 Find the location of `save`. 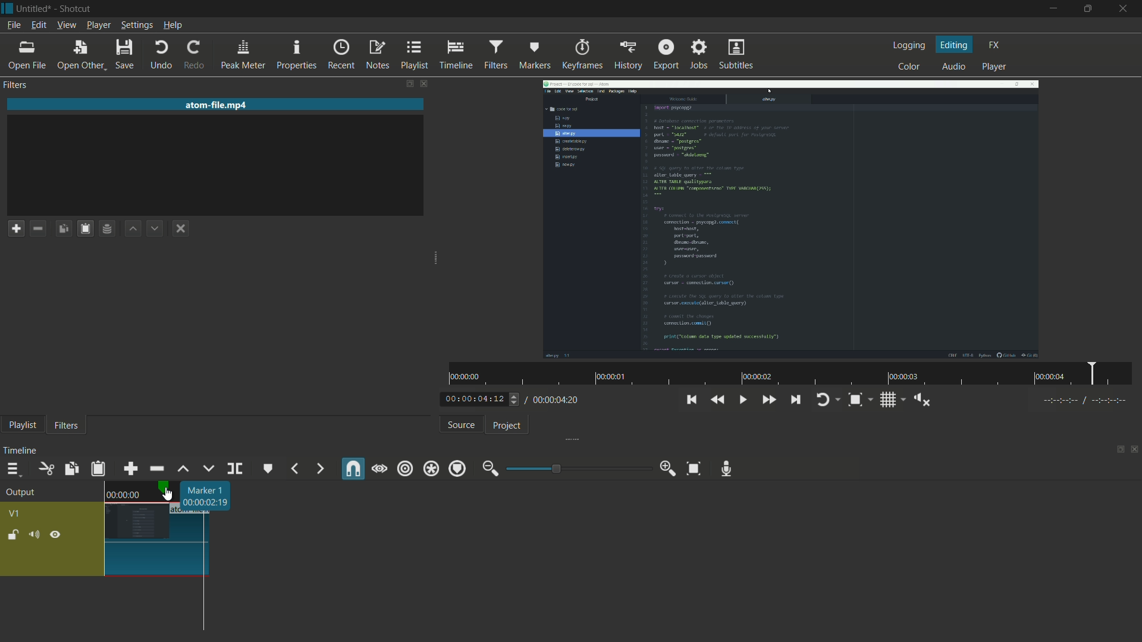

save is located at coordinates (124, 55).